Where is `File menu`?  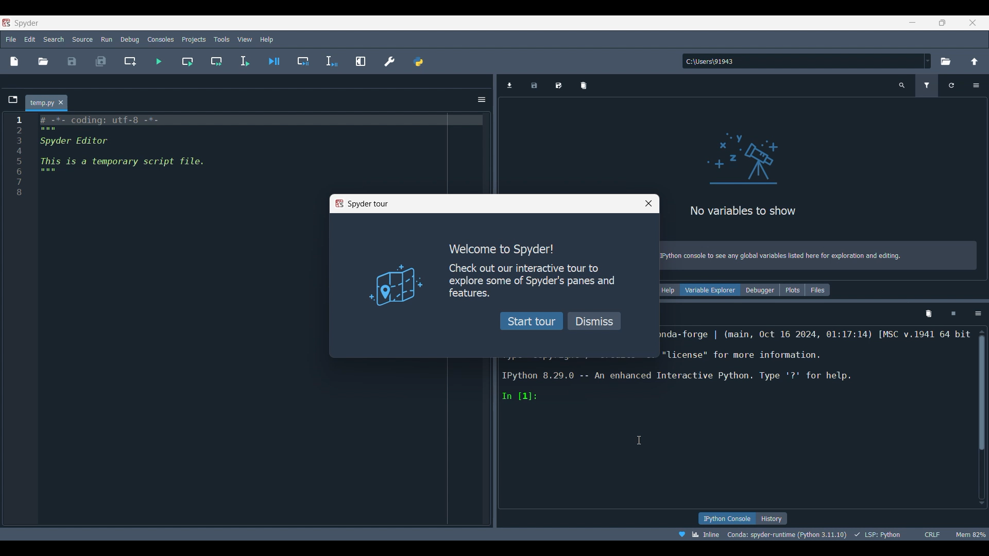
File menu is located at coordinates (11, 39).